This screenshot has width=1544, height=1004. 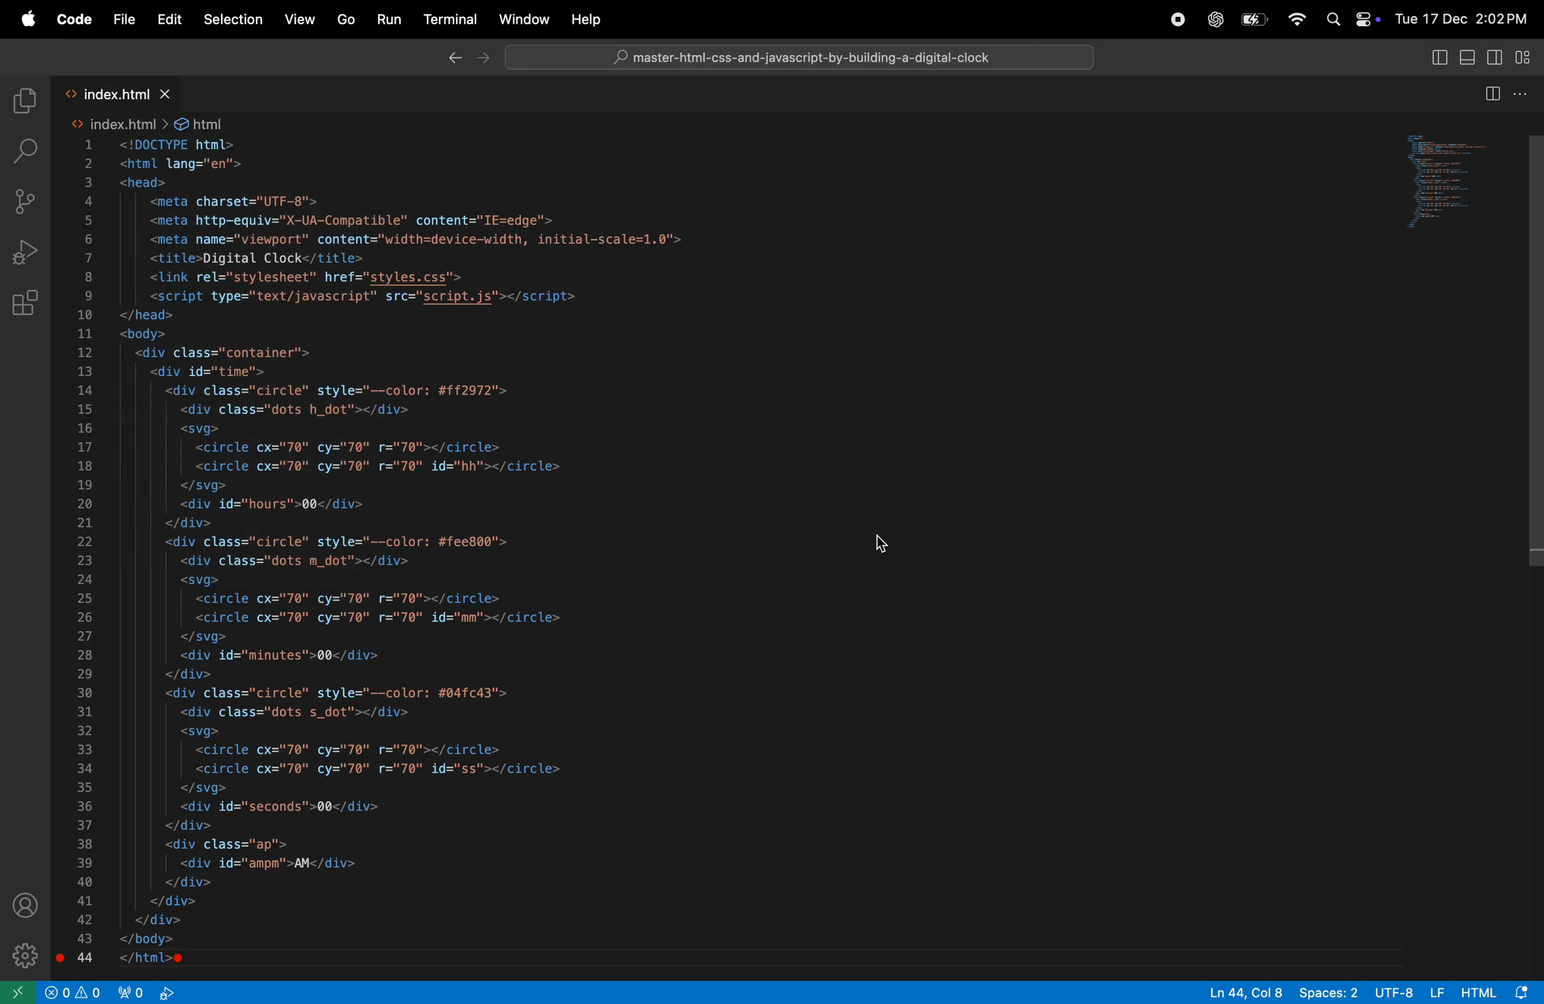 I want to click on search, so click(x=1334, y=22).